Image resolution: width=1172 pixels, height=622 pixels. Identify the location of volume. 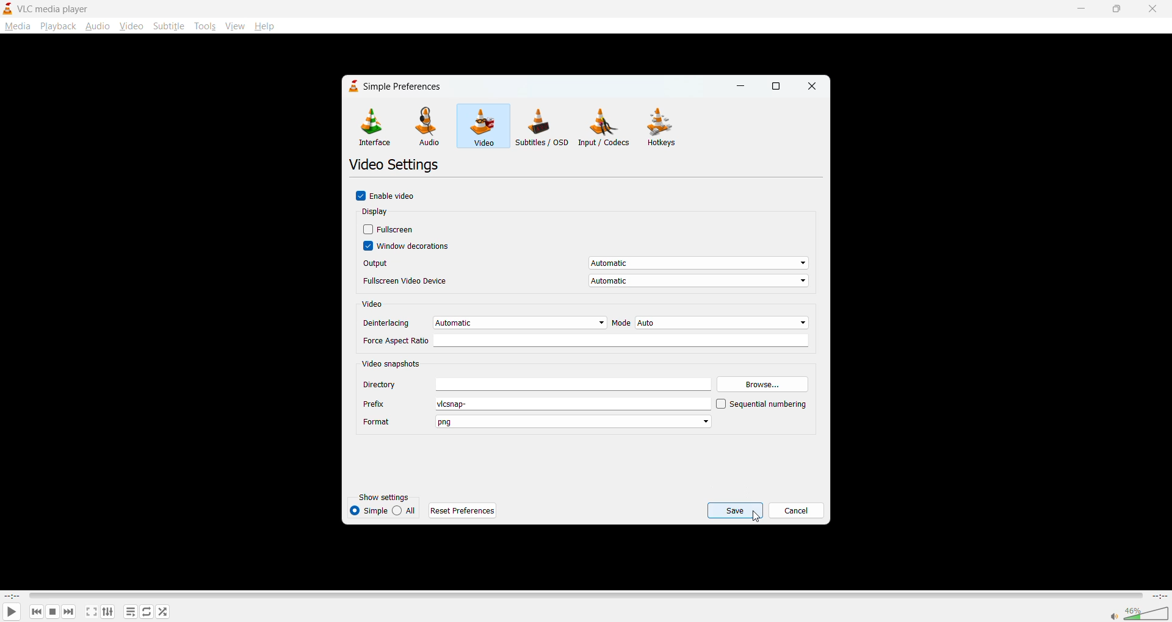
(1139, 612).